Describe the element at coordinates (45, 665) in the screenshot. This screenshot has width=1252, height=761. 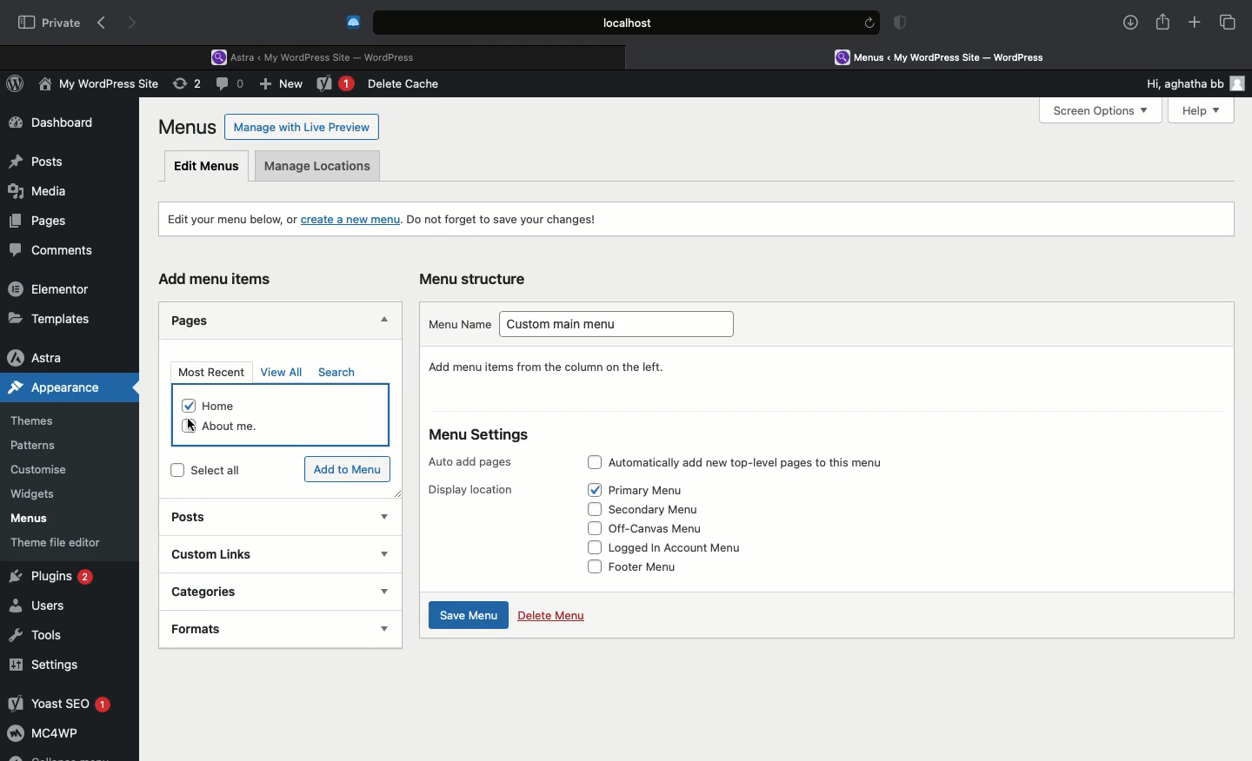
I see `Settings` at that location.